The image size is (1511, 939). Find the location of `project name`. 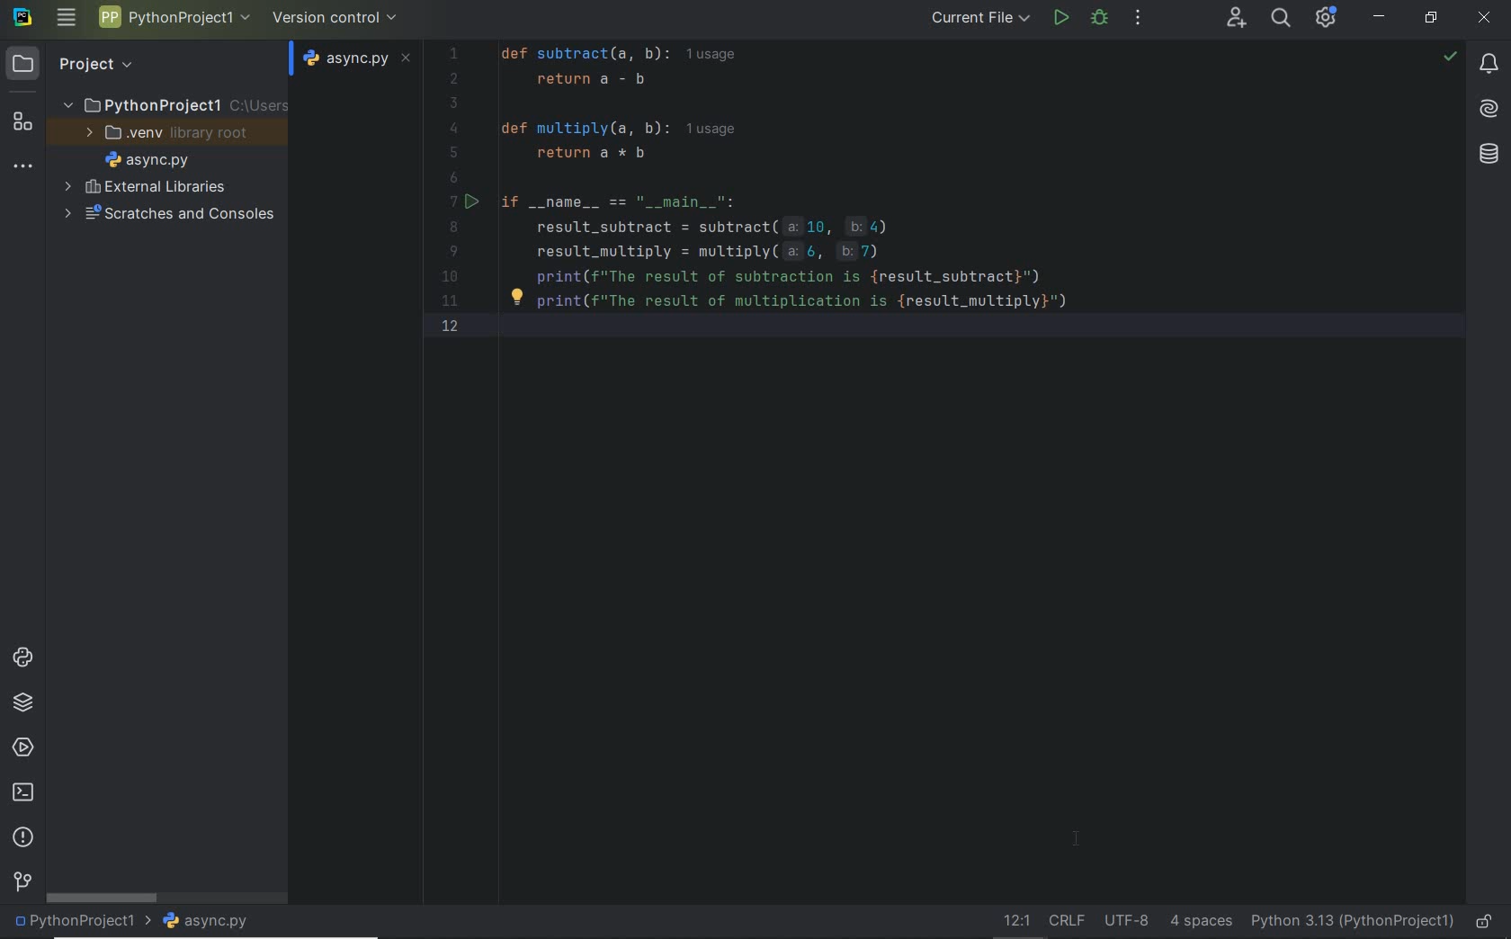

project name is located at coordinates (81, 922).